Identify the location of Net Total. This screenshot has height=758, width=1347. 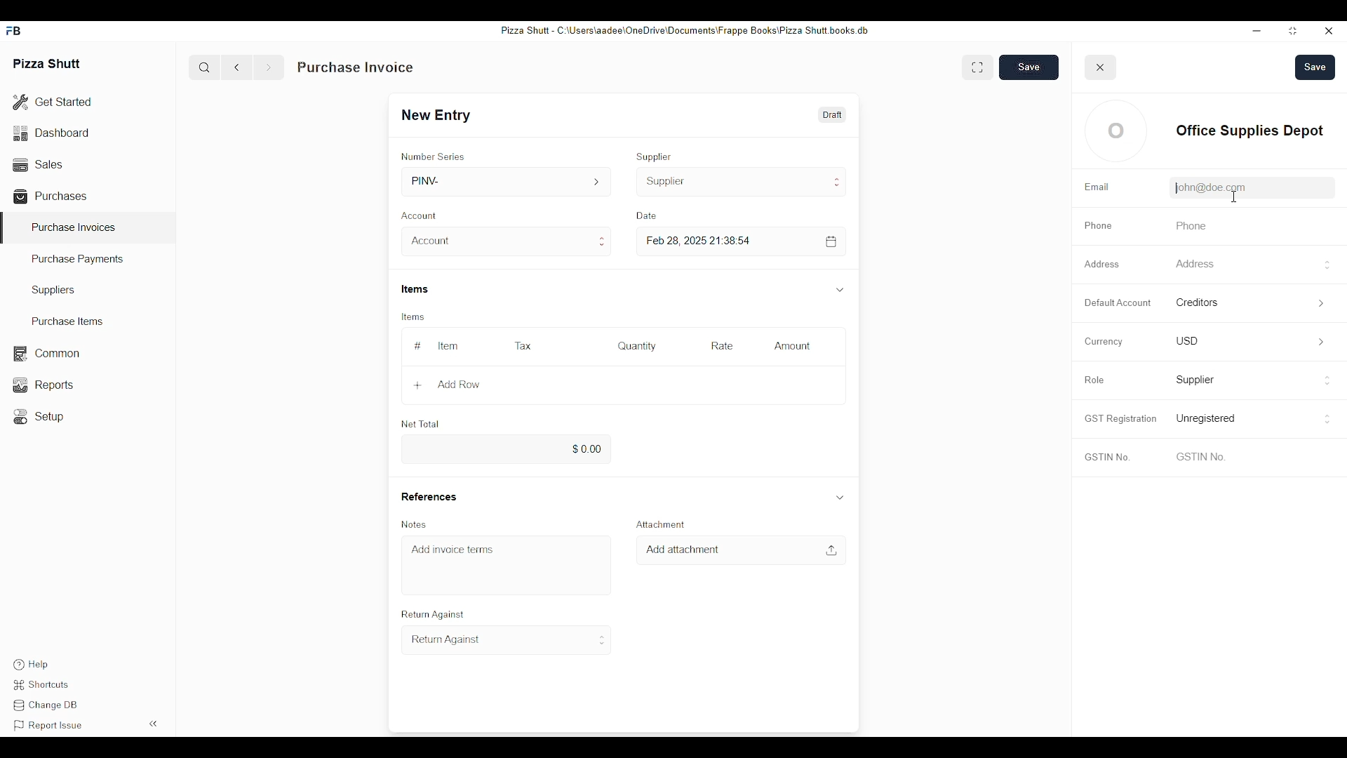
(420, 424).